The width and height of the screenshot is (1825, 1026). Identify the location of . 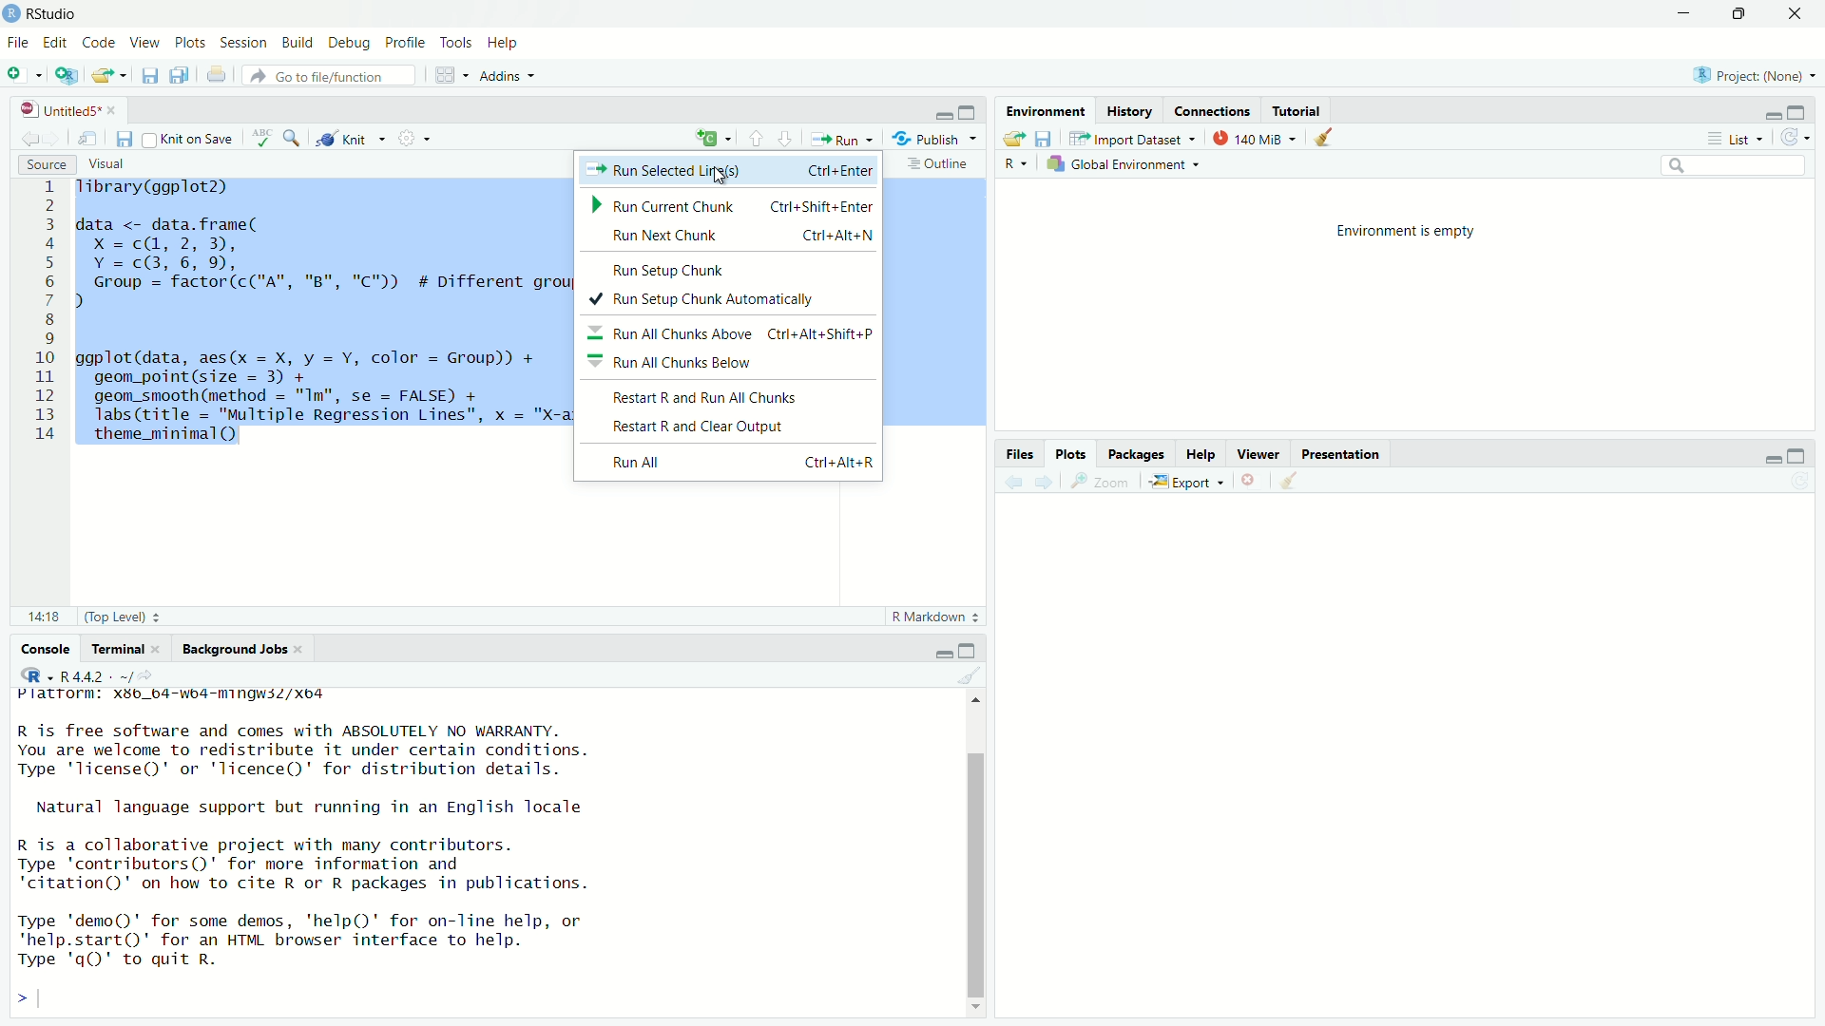
(1019, 452).